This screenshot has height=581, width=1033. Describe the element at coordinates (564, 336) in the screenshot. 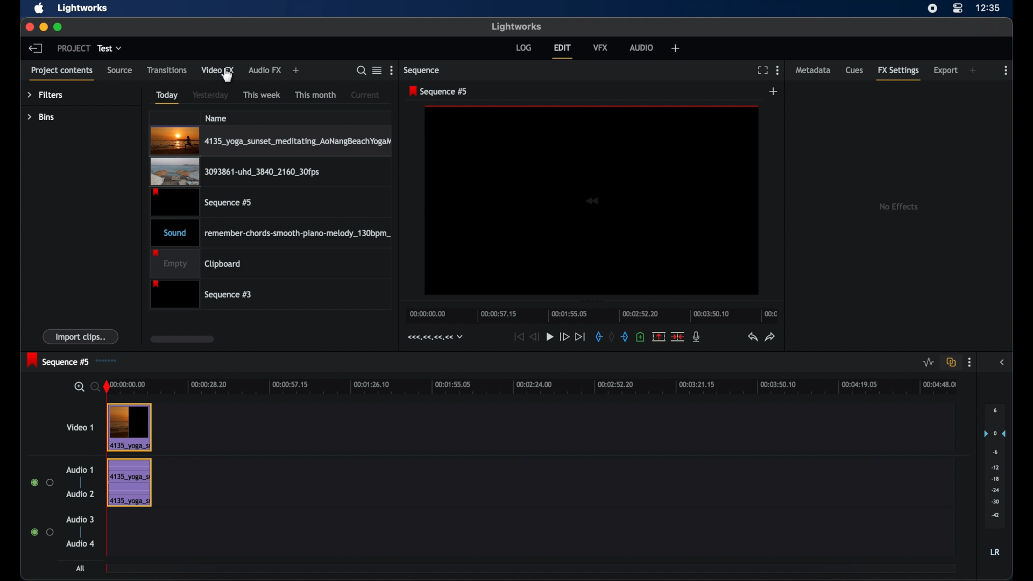

I see `fast forward` at that location.